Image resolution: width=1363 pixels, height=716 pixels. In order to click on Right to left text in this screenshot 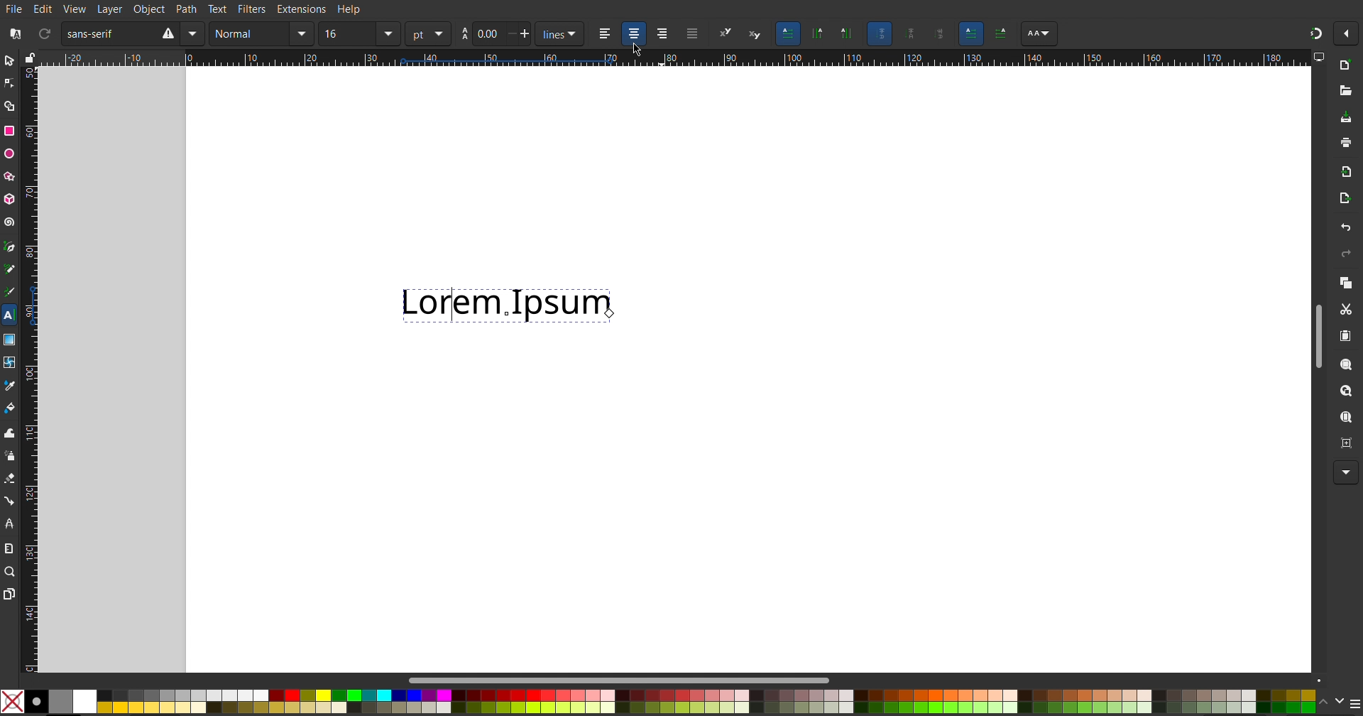, I will do `click(1003, 33)`.